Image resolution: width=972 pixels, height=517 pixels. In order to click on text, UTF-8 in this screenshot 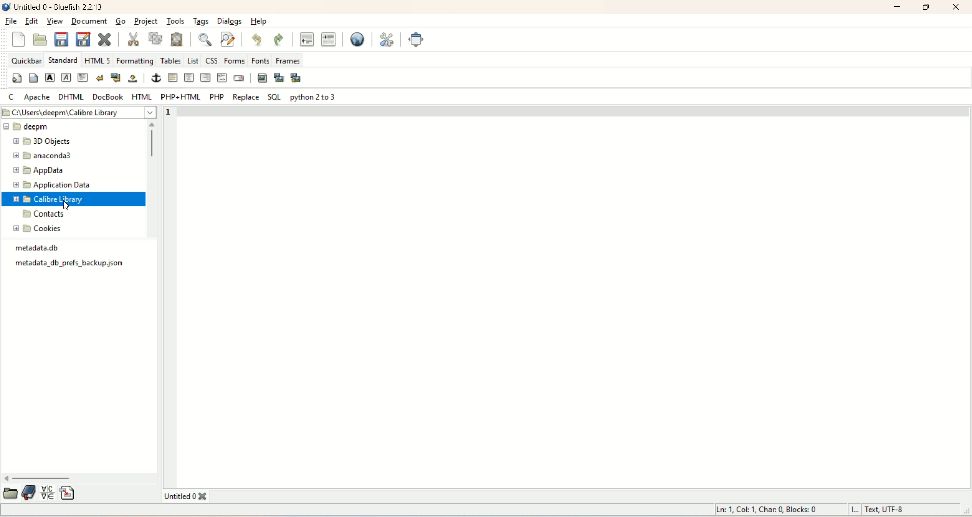, I will do `click(901, 510)`.